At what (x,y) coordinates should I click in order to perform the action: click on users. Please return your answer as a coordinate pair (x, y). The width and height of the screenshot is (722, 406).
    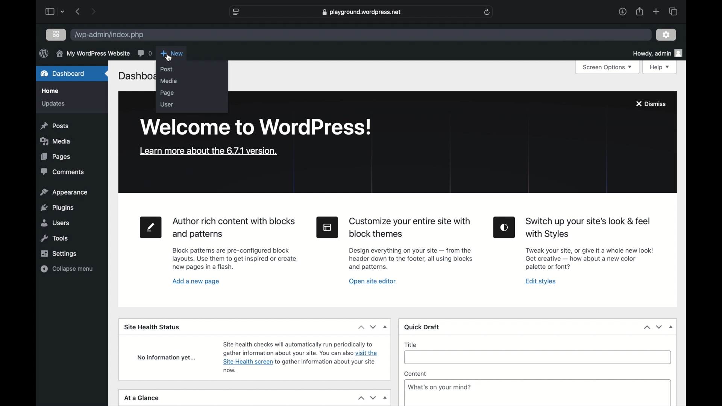
    Looking at the image, I should click on (55, 223).